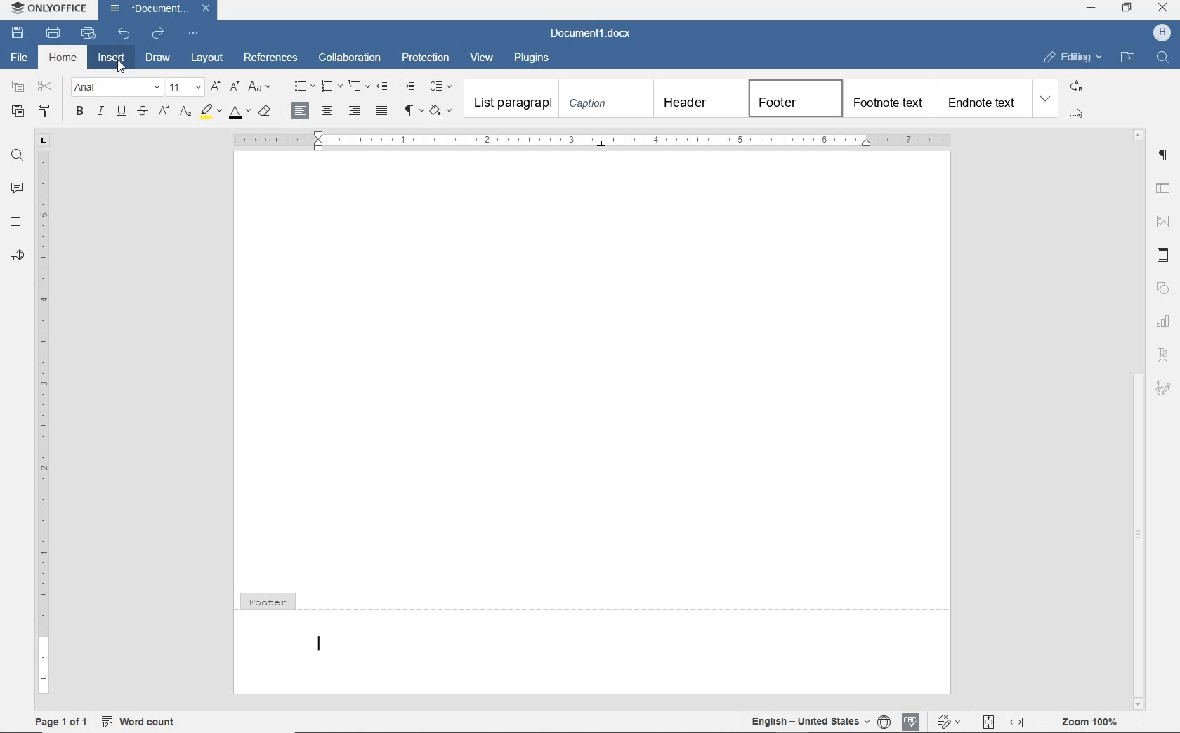  What do you see at coordinates (332, 88) in the screenshot?
I see `numbering` at bounding box center [332, 88].